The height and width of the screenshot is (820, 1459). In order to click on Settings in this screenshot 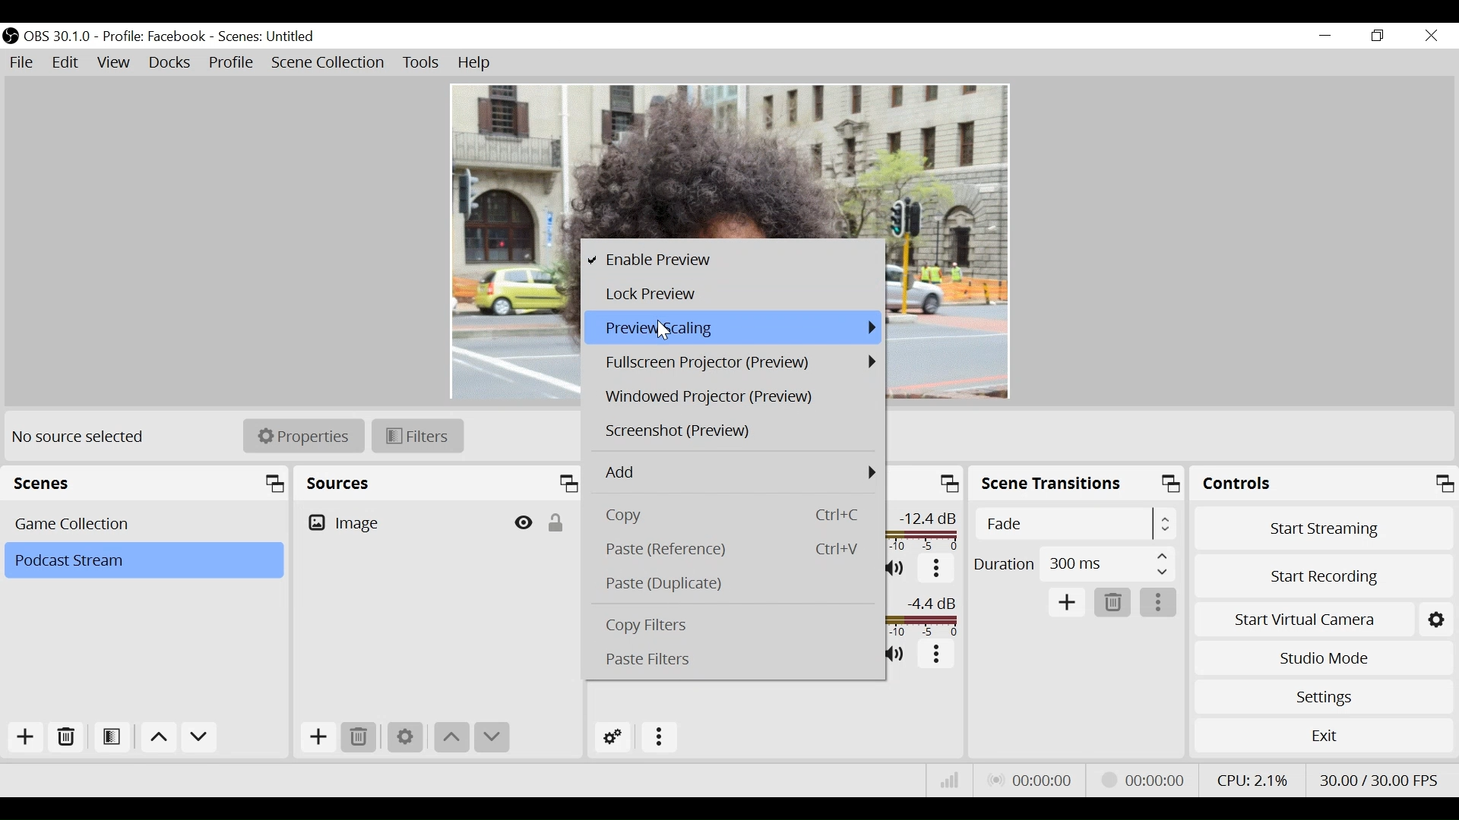, I will do `click(407, 740)`.